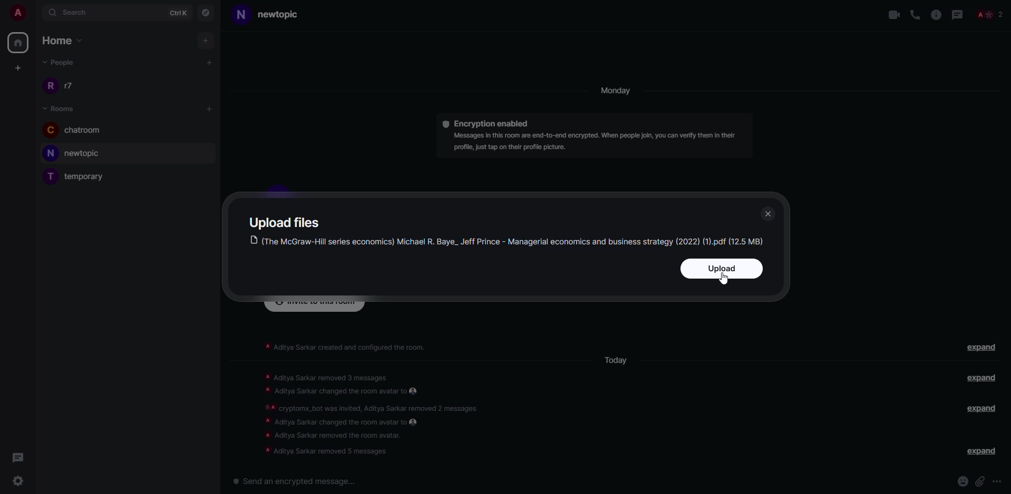 This screenshot has height=494, width=1011. I want to click on people, so click(66, 87).